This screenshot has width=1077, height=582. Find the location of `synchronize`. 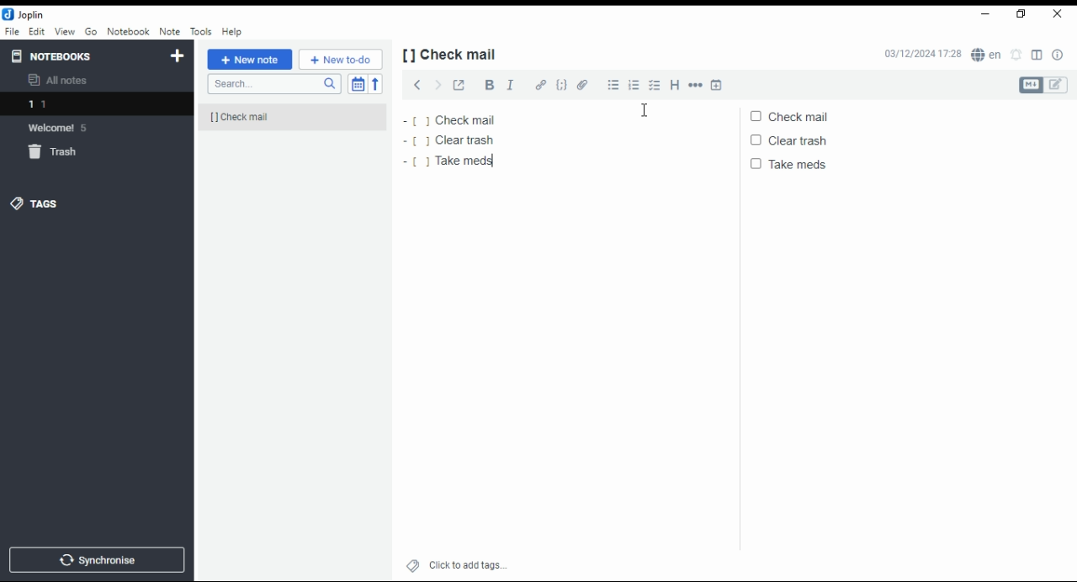

synchronize is located at coordinates (98, 560).